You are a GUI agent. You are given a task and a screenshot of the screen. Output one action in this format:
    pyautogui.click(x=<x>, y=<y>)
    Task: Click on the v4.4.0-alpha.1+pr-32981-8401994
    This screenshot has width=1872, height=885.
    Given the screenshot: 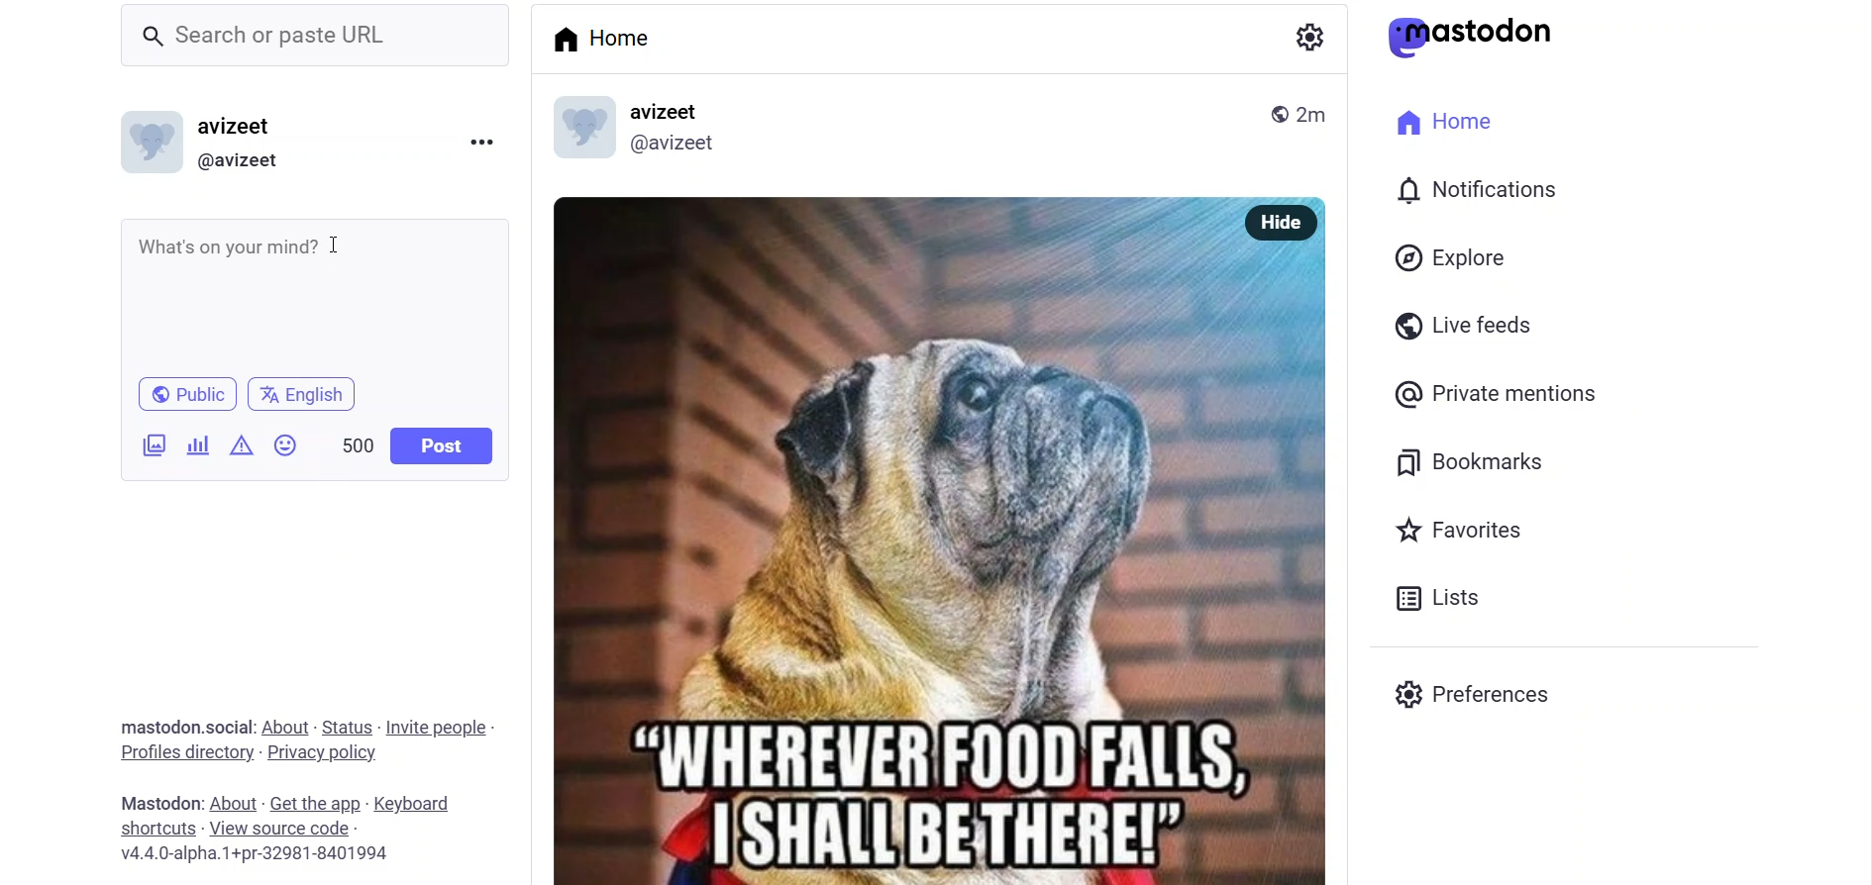 What is the action you would take?
    pyautogui.click(x=291, y=852)
    